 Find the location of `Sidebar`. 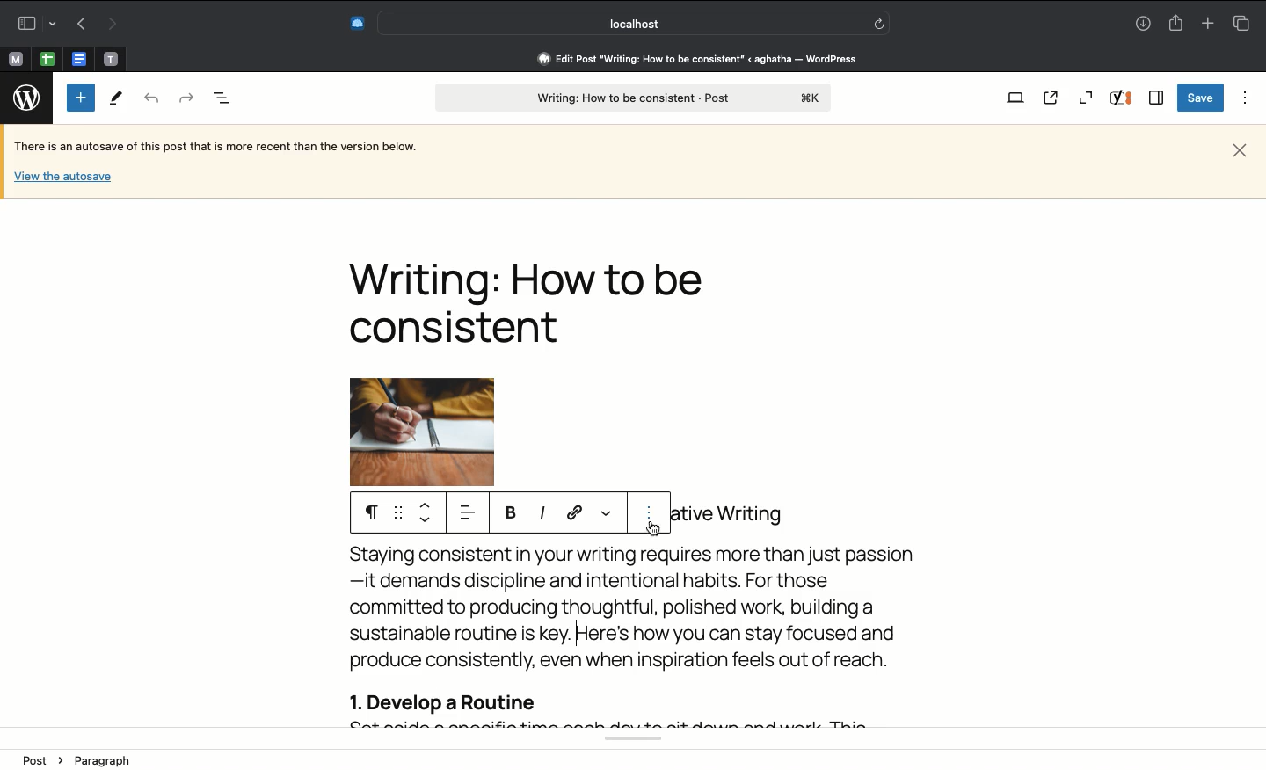

Sidebar is located at coordinates (1157, 98).